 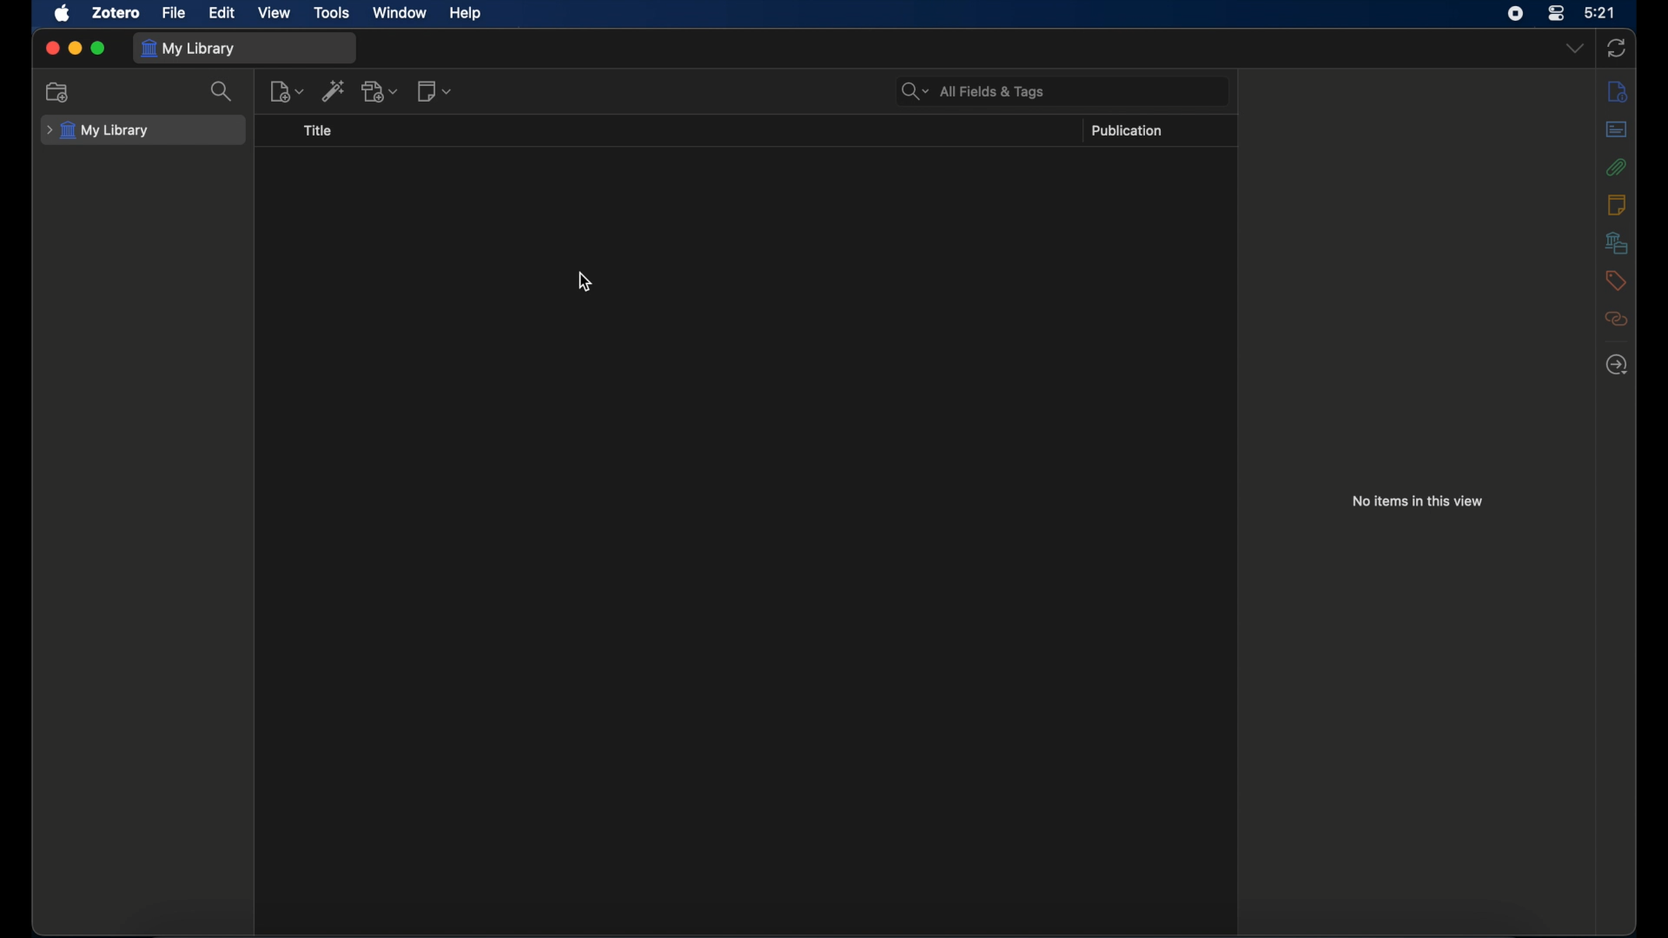 I want to click on window, so click(x=400, y=13).